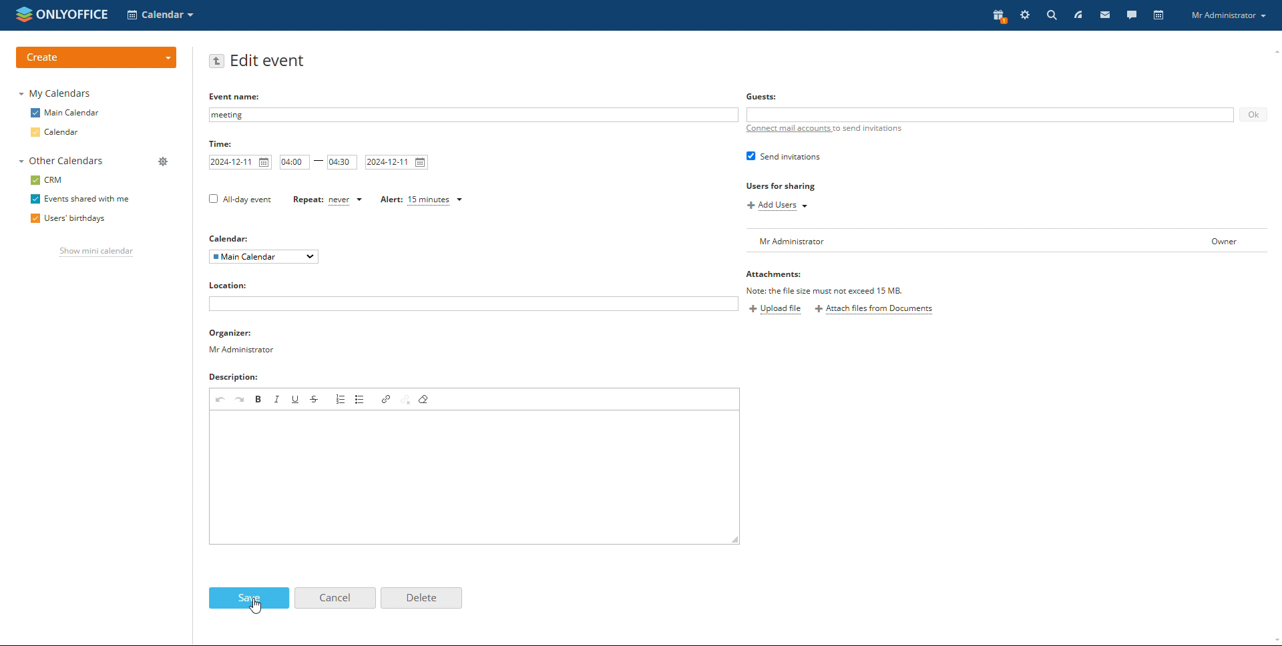  What do you see at coordinates (236, 95) in the screenshot?
I see `Event name:` at bounding box center [236, 95].